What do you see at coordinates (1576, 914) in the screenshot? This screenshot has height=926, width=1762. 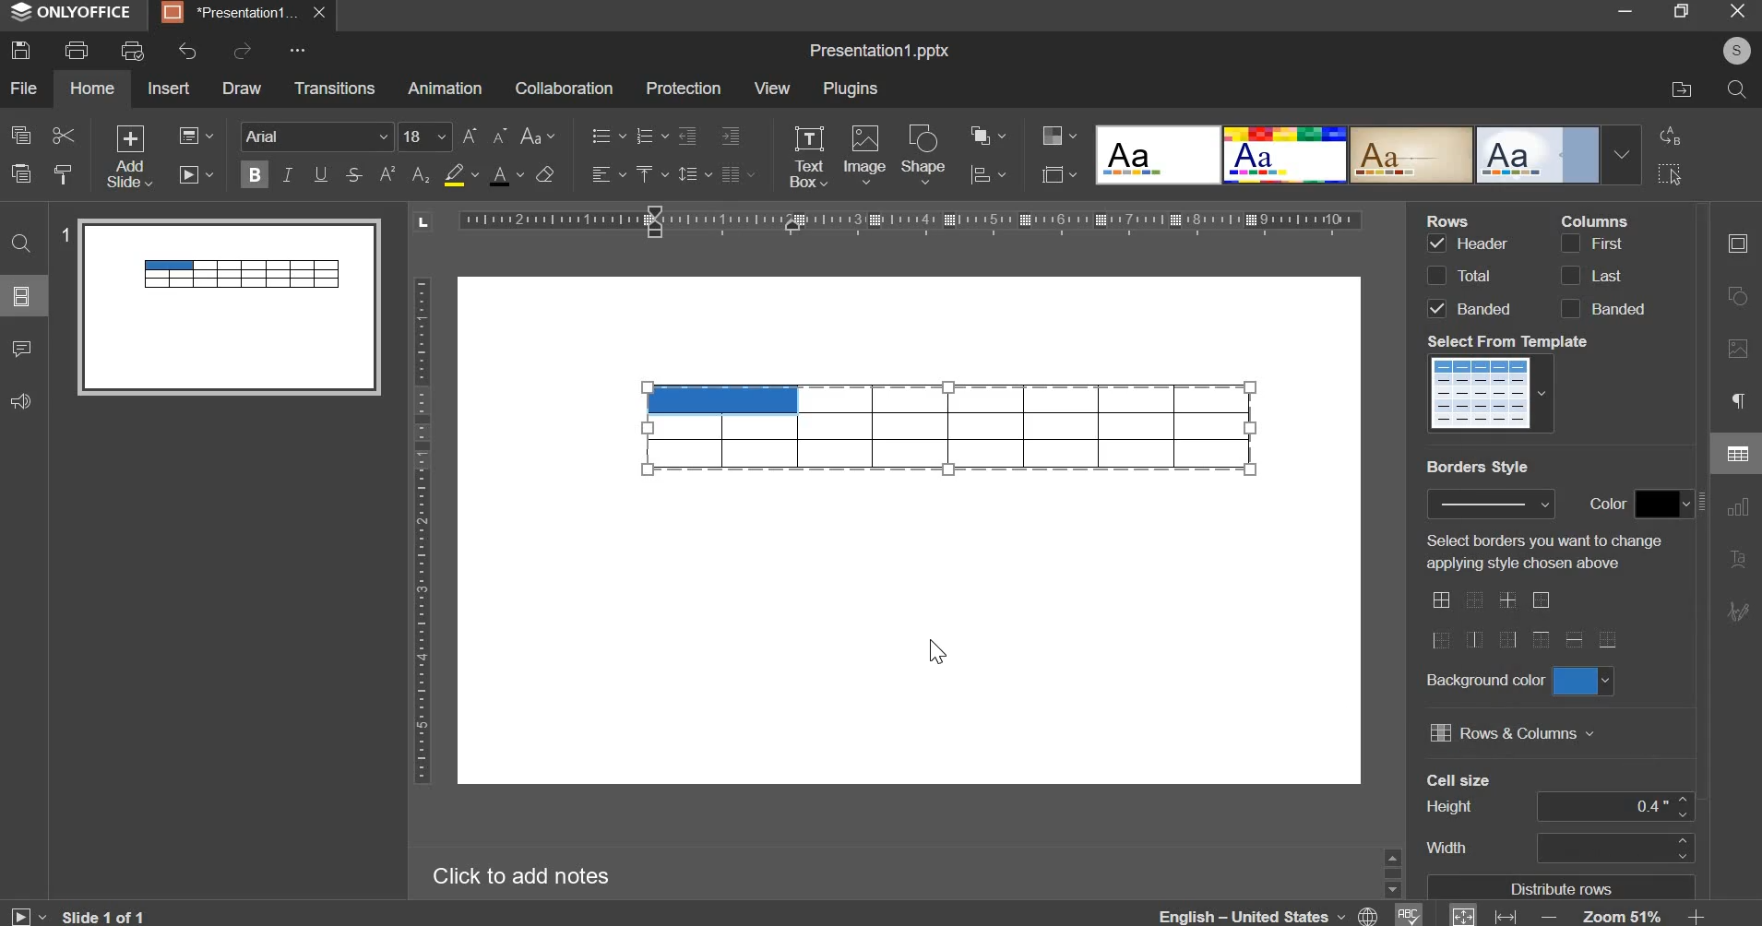 I see `zoom & fit` at bounding box center [1576, 914].